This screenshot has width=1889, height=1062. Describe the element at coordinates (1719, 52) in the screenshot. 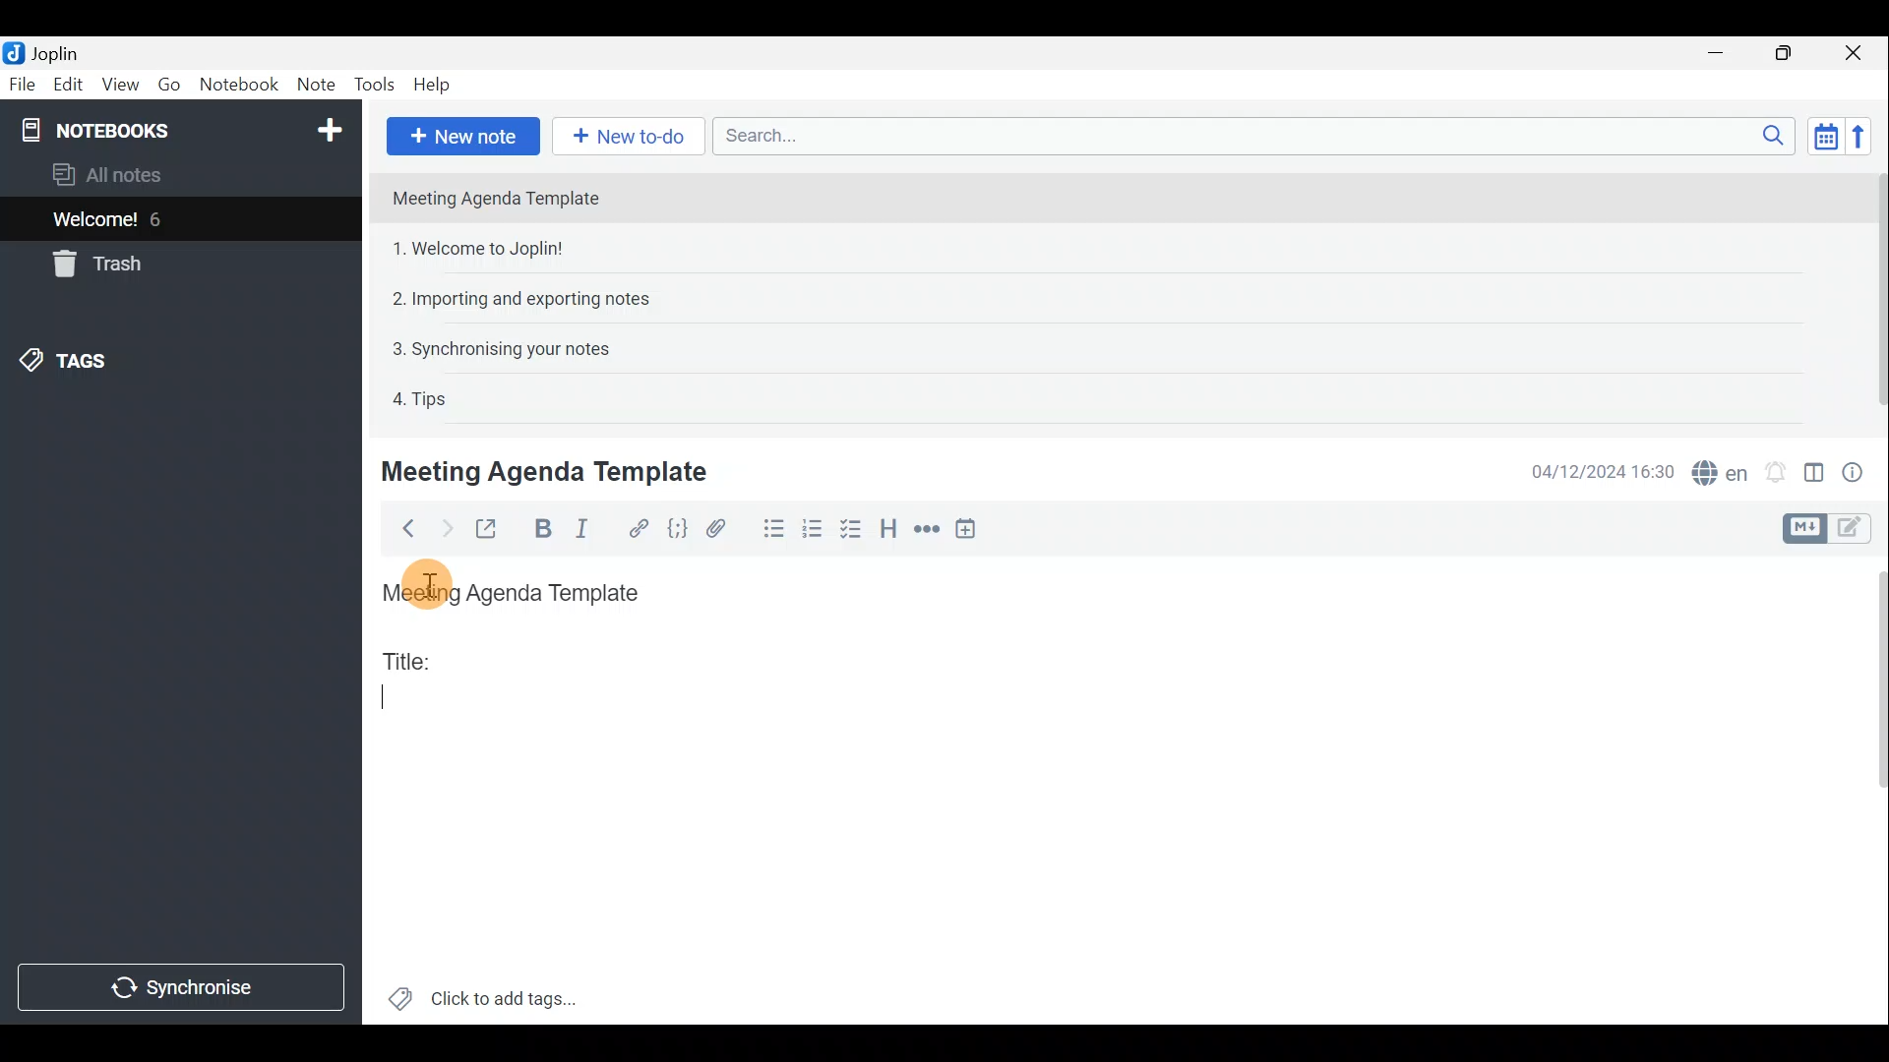

I see `Minimise` at that location.